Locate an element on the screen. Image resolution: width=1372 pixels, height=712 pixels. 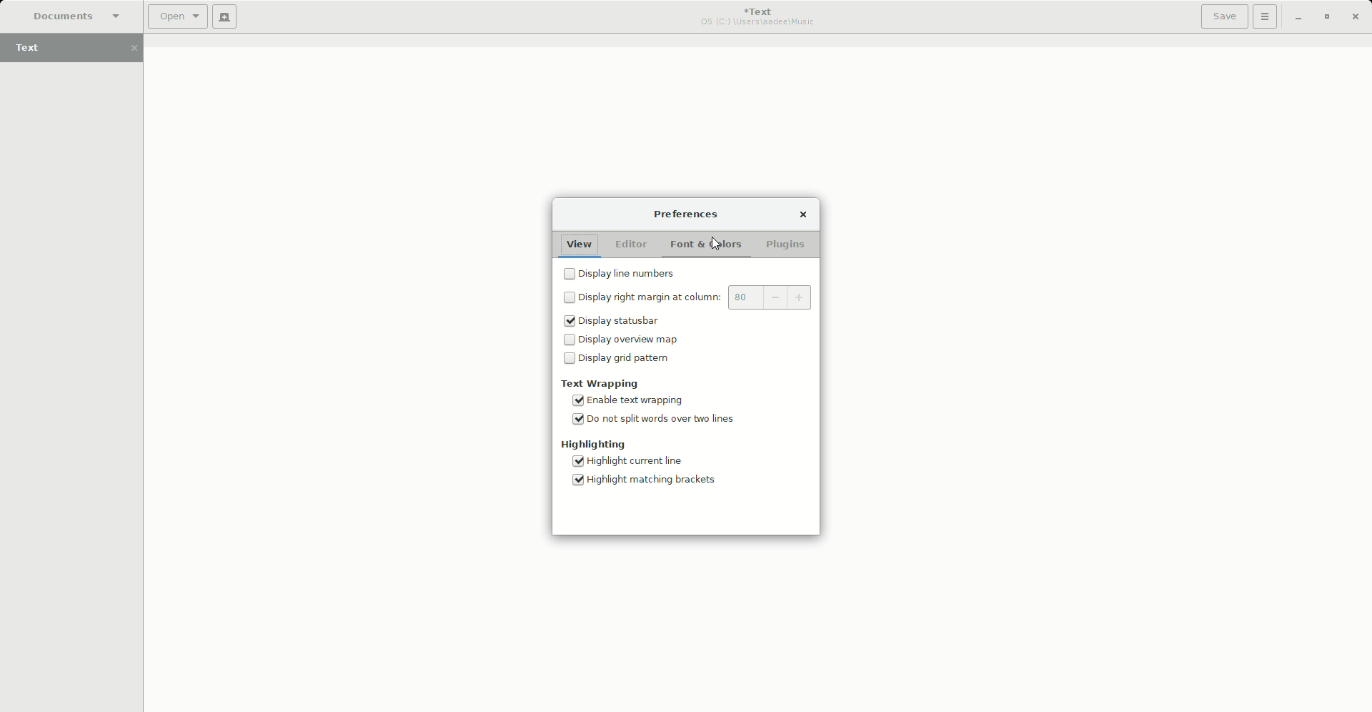
cursor is located at coordinates (715, 244).